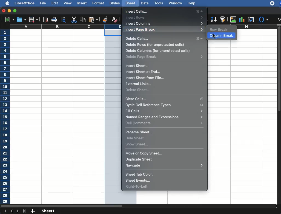  I want to click on insert sheet, so click(137, 66).